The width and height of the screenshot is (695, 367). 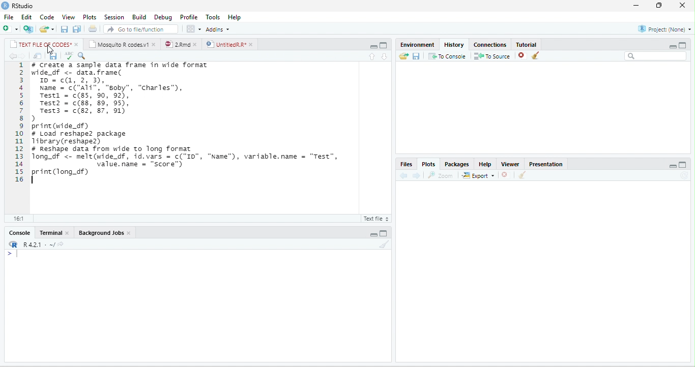 I want to click on back, so click(x=12, y=56).